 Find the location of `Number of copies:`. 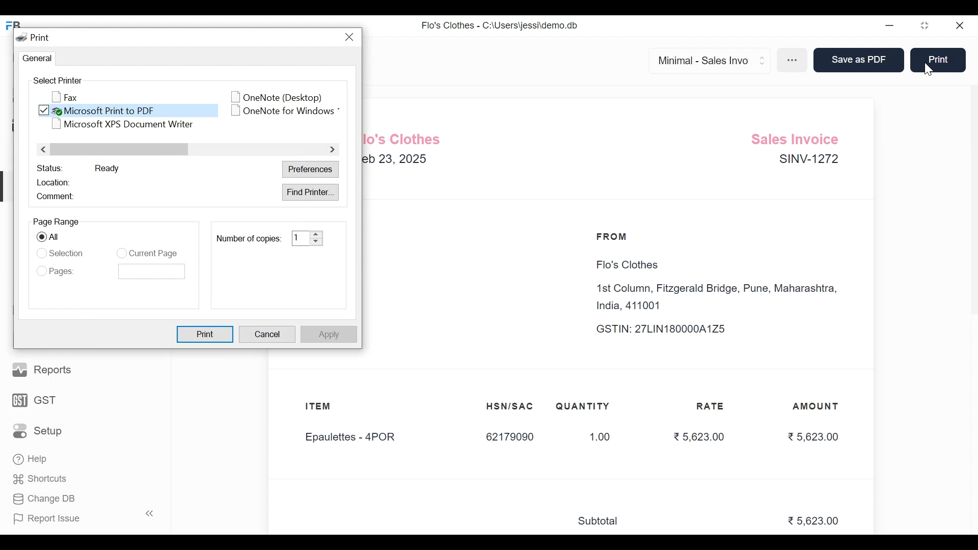

Number of copies: is located at coordinates (248, 238).